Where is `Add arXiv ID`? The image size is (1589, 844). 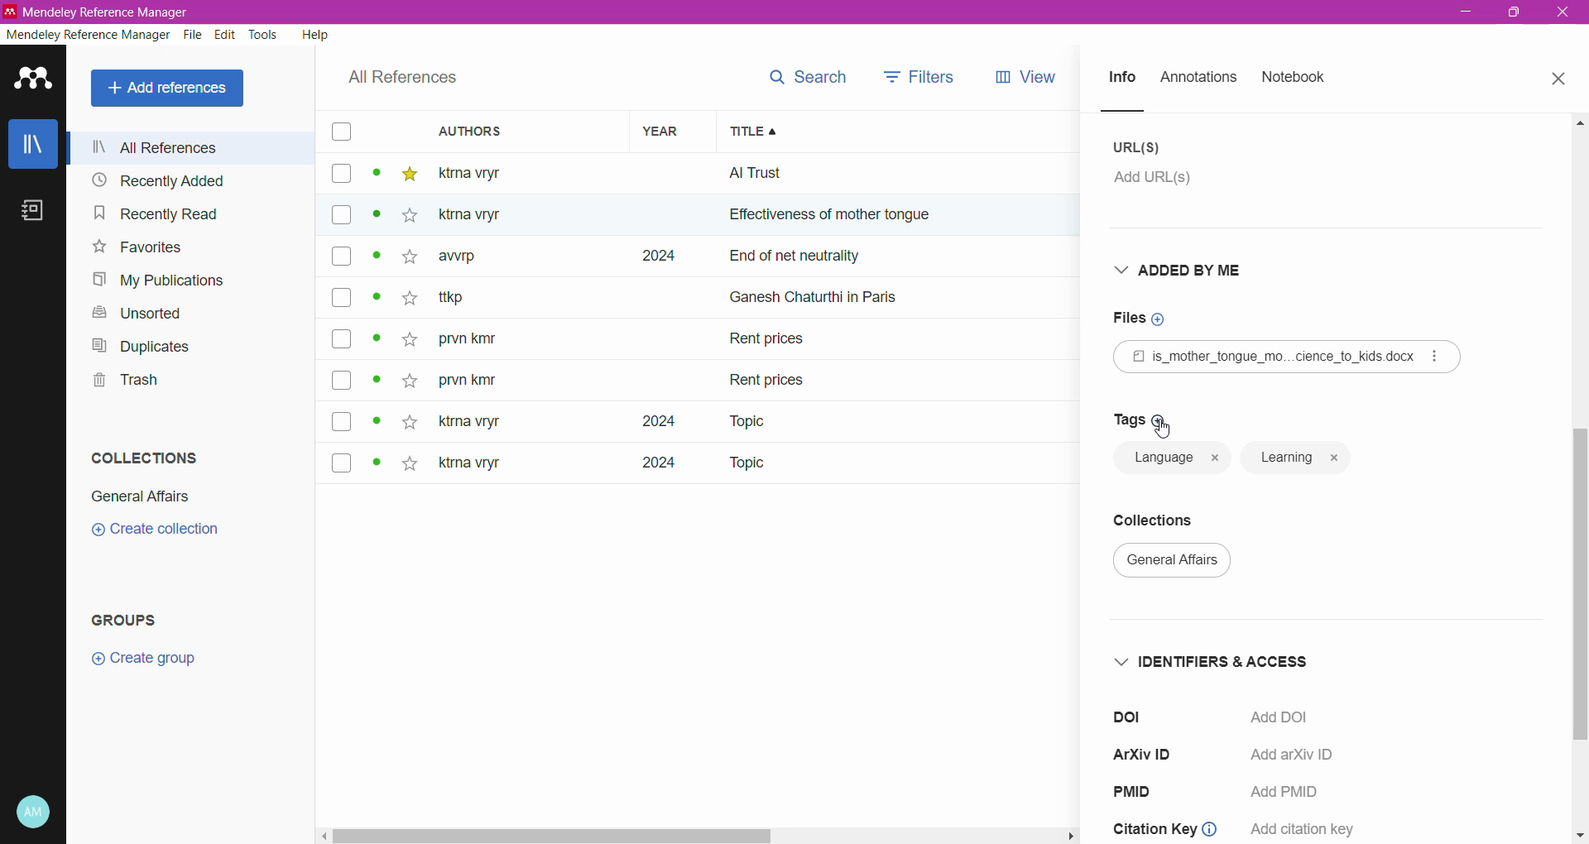 Add arXiv ID is located at coordinates (1287, 759).